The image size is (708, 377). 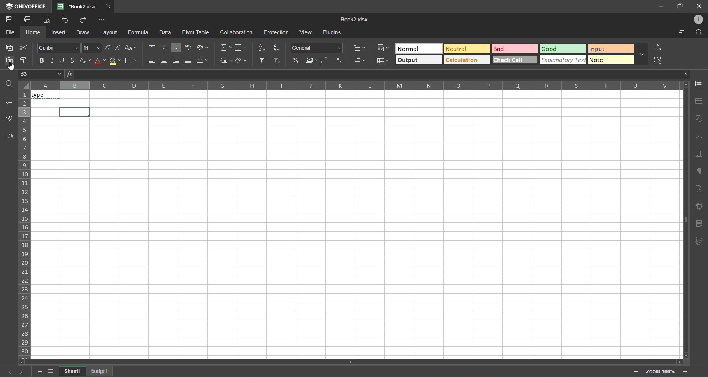 I want to click on change case, so click(x=131, y=47).